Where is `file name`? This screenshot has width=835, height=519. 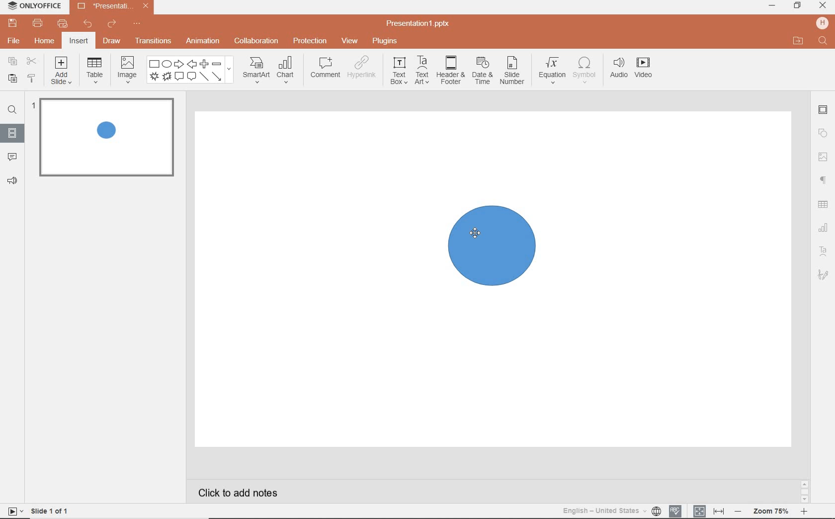 file name is located at coordinates (112, 6).